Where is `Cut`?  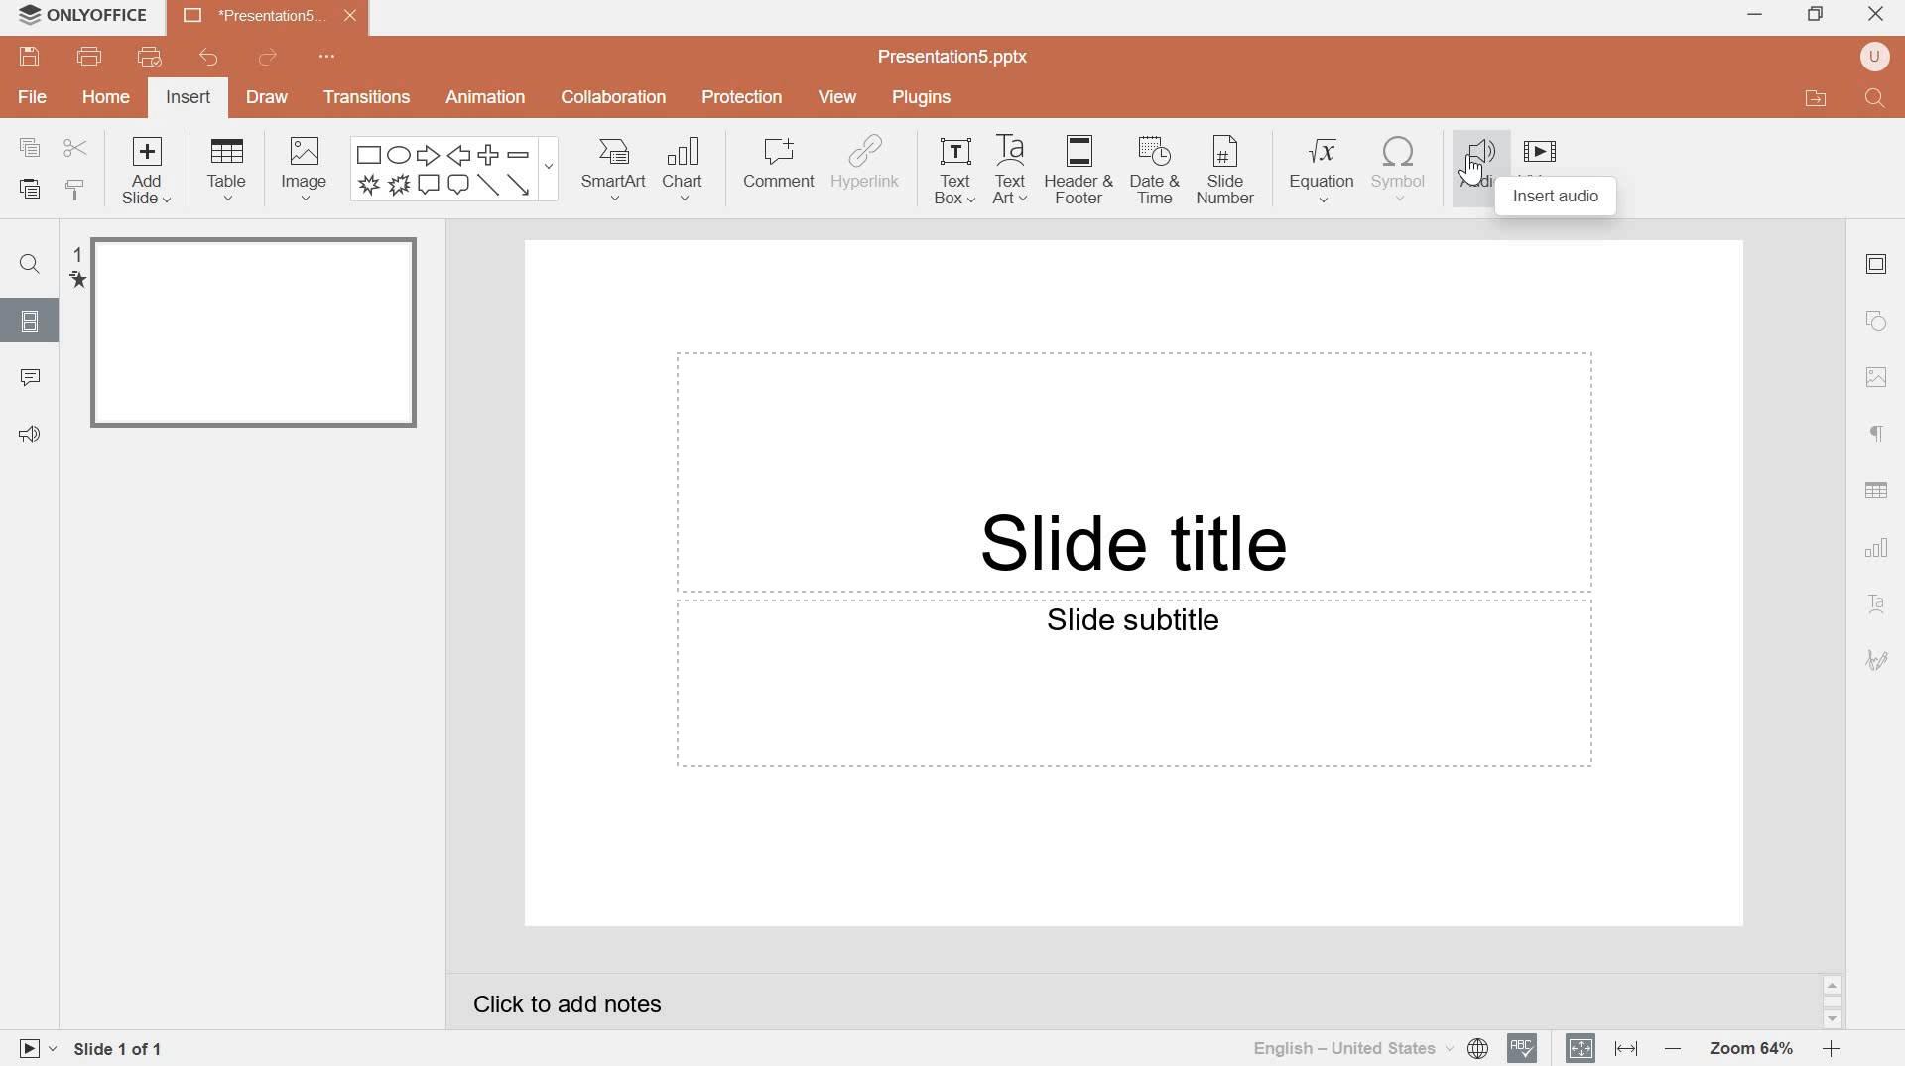
Cut is located at coordinates (74, 149).